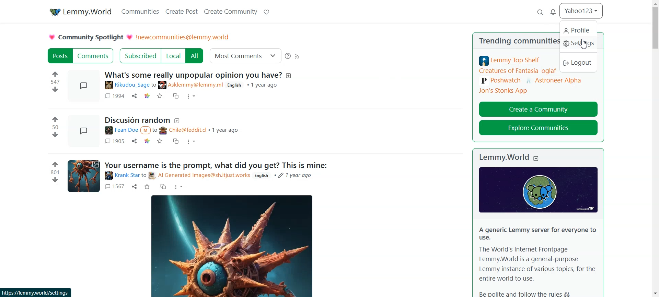  Describe the element at coordinates (113, 95) in the screenshot. I see `1994 comments` at that location.